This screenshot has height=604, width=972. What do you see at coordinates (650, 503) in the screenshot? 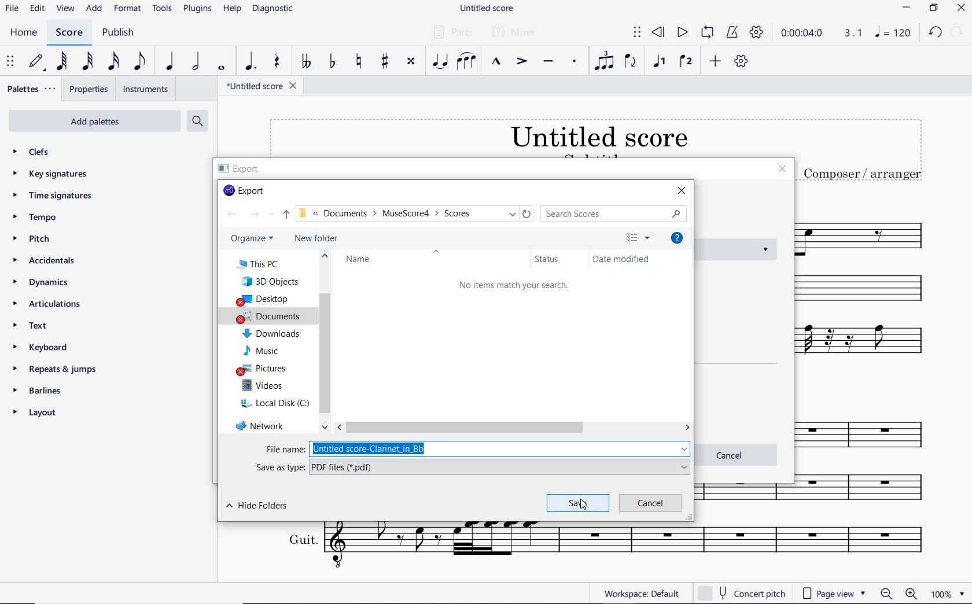
I see `cancel` at bounding box center [650, 503].